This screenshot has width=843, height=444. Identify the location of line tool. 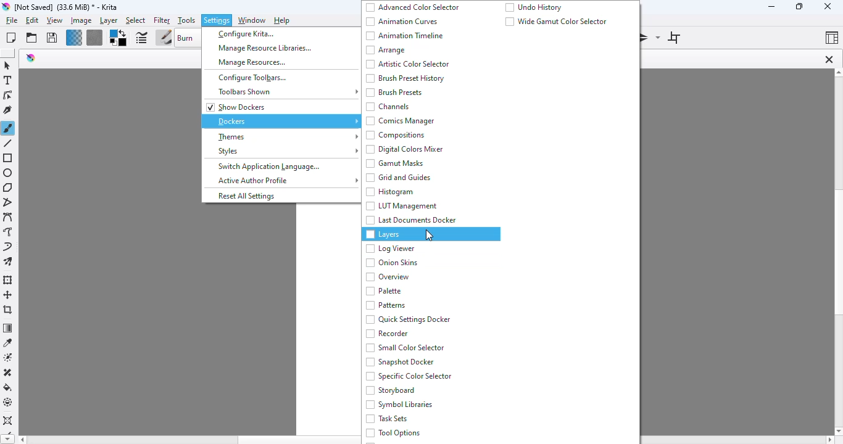
(9, 143).